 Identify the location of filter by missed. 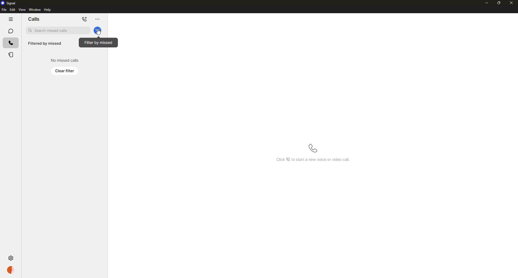
(99, 43).